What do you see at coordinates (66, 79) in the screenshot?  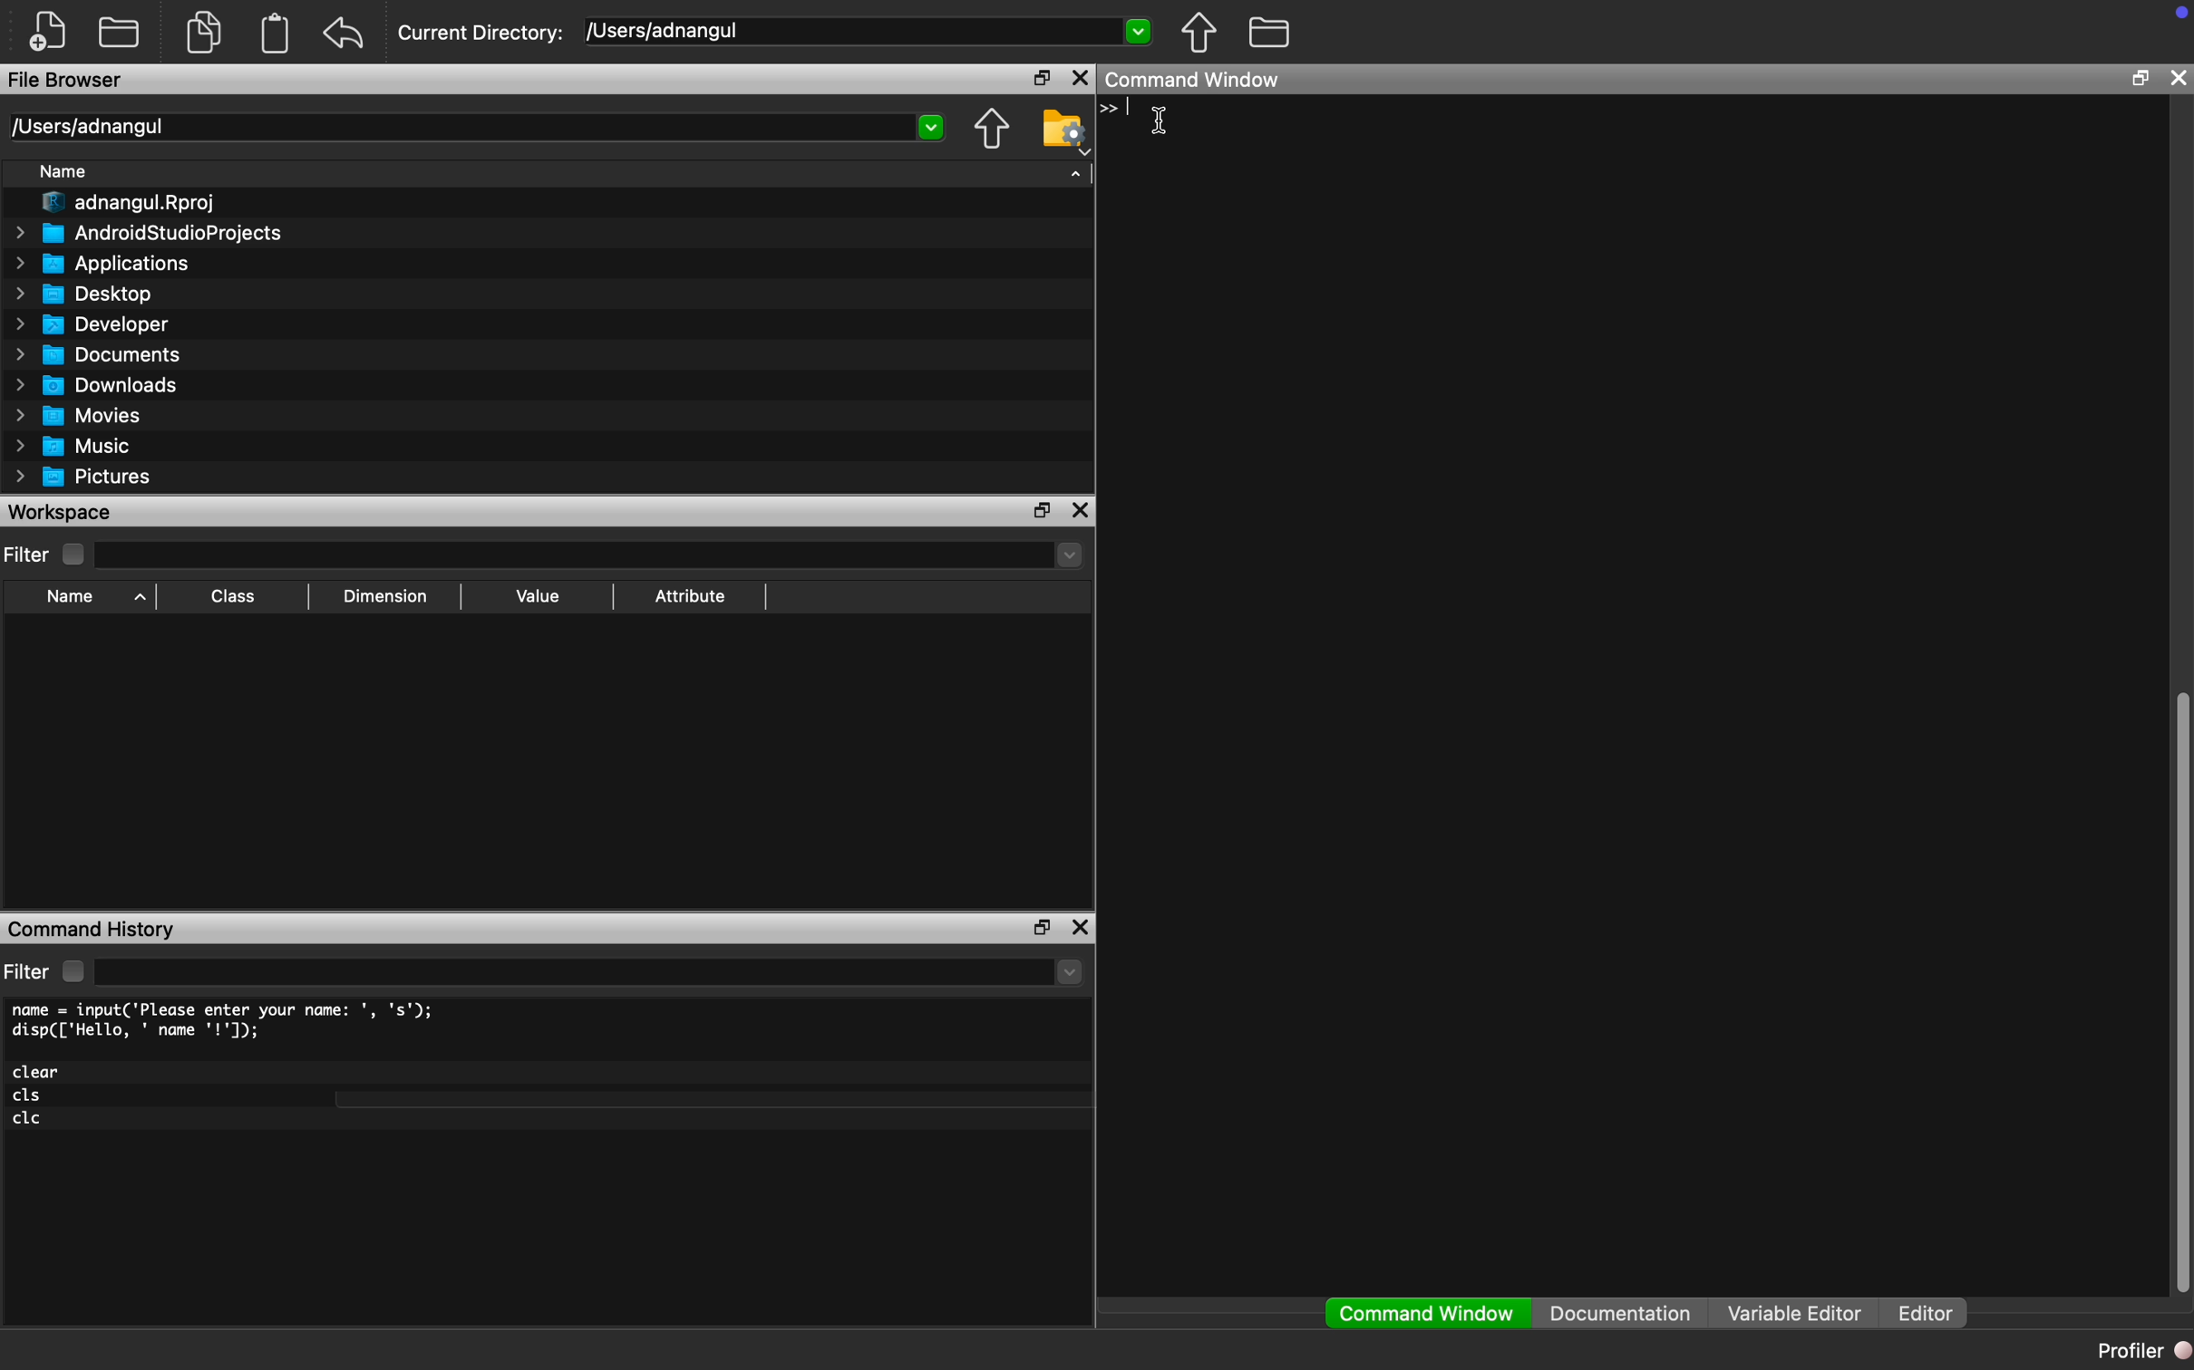 I see `File Browser` at bounding box center [66, 79].